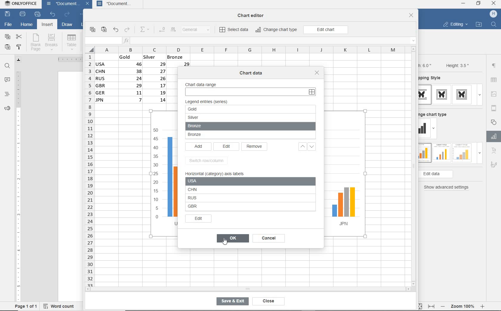 The image size is (501, 311). What do you see at coordinates (218, 173) in the screenshot?
I see `horizontal (category) axis label` at bounding box center [218, 173].